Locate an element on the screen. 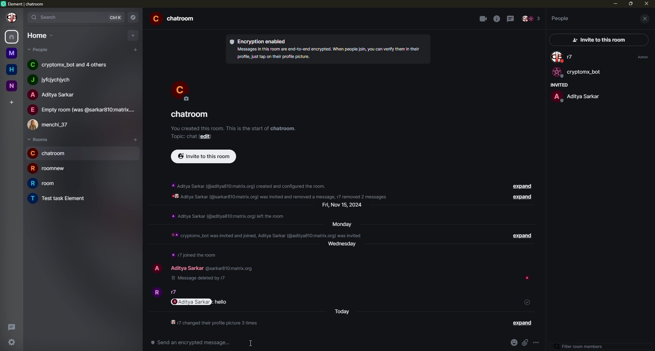  people is located at coordinates (175, 292).